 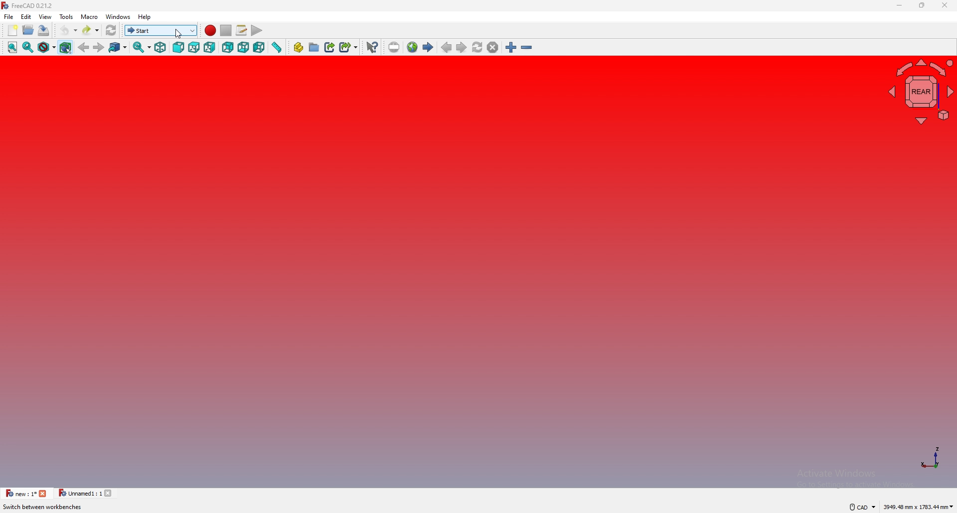 What do you see at coordinates (228, 47) in the screenshot?
I see `back` at bounding box center [228, 47].